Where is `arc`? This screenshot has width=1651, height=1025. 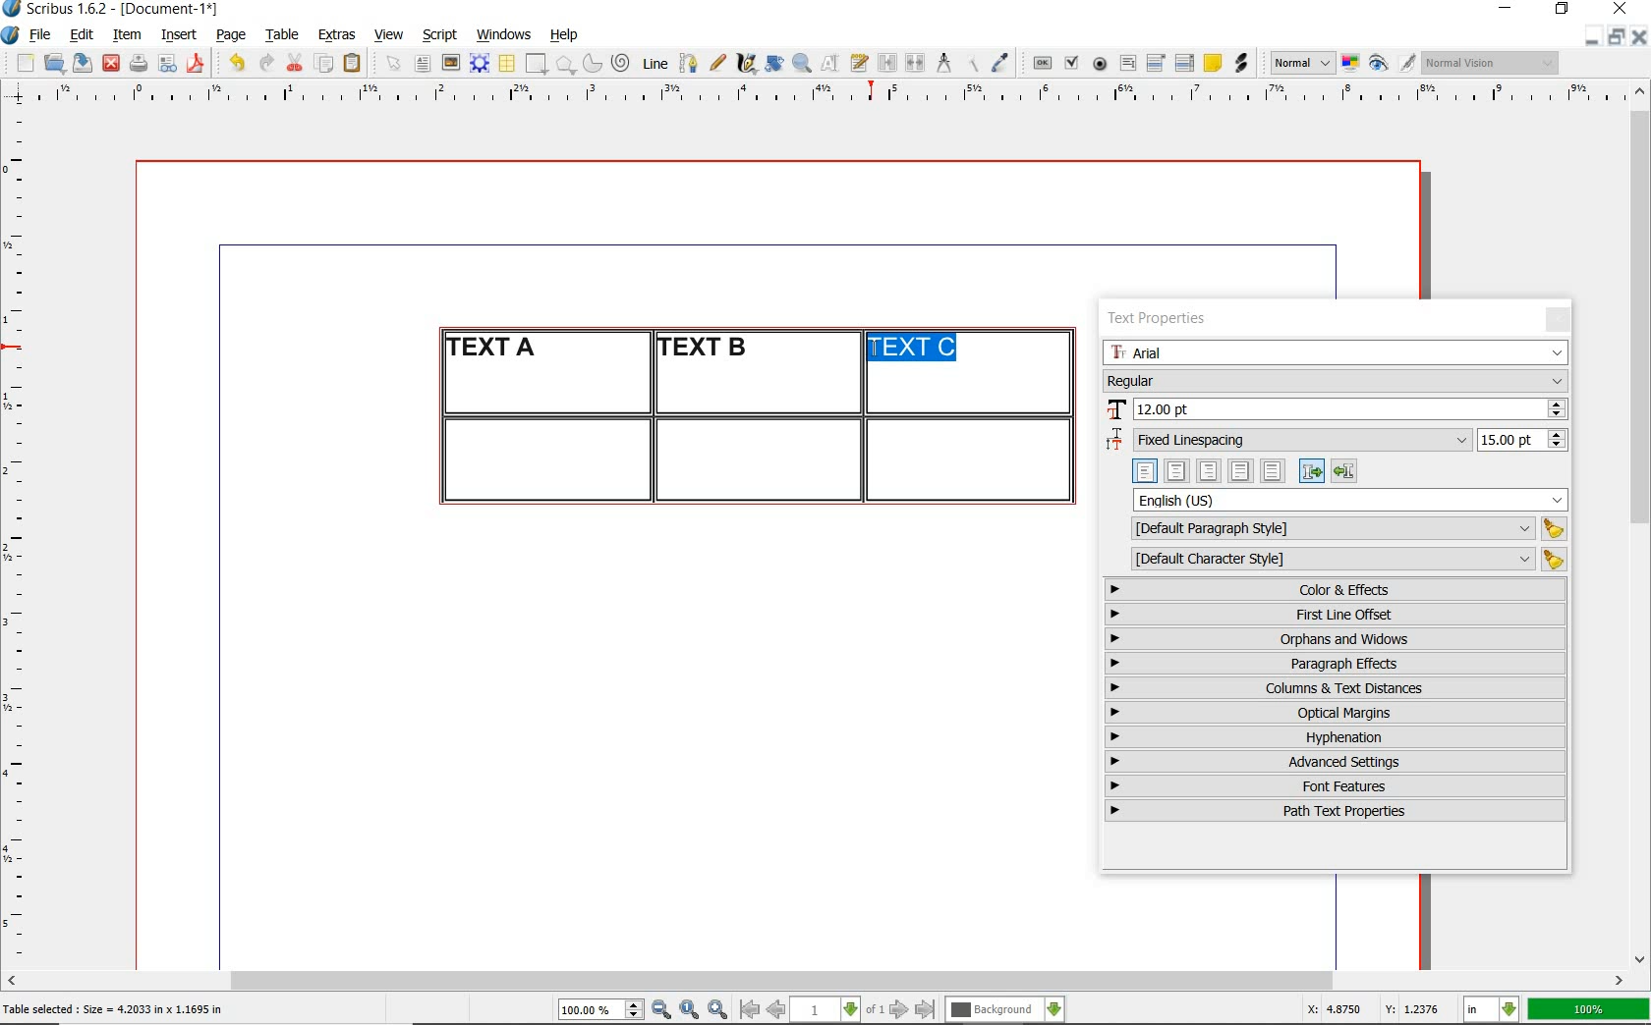
arc is located at coordinates (592, 63).